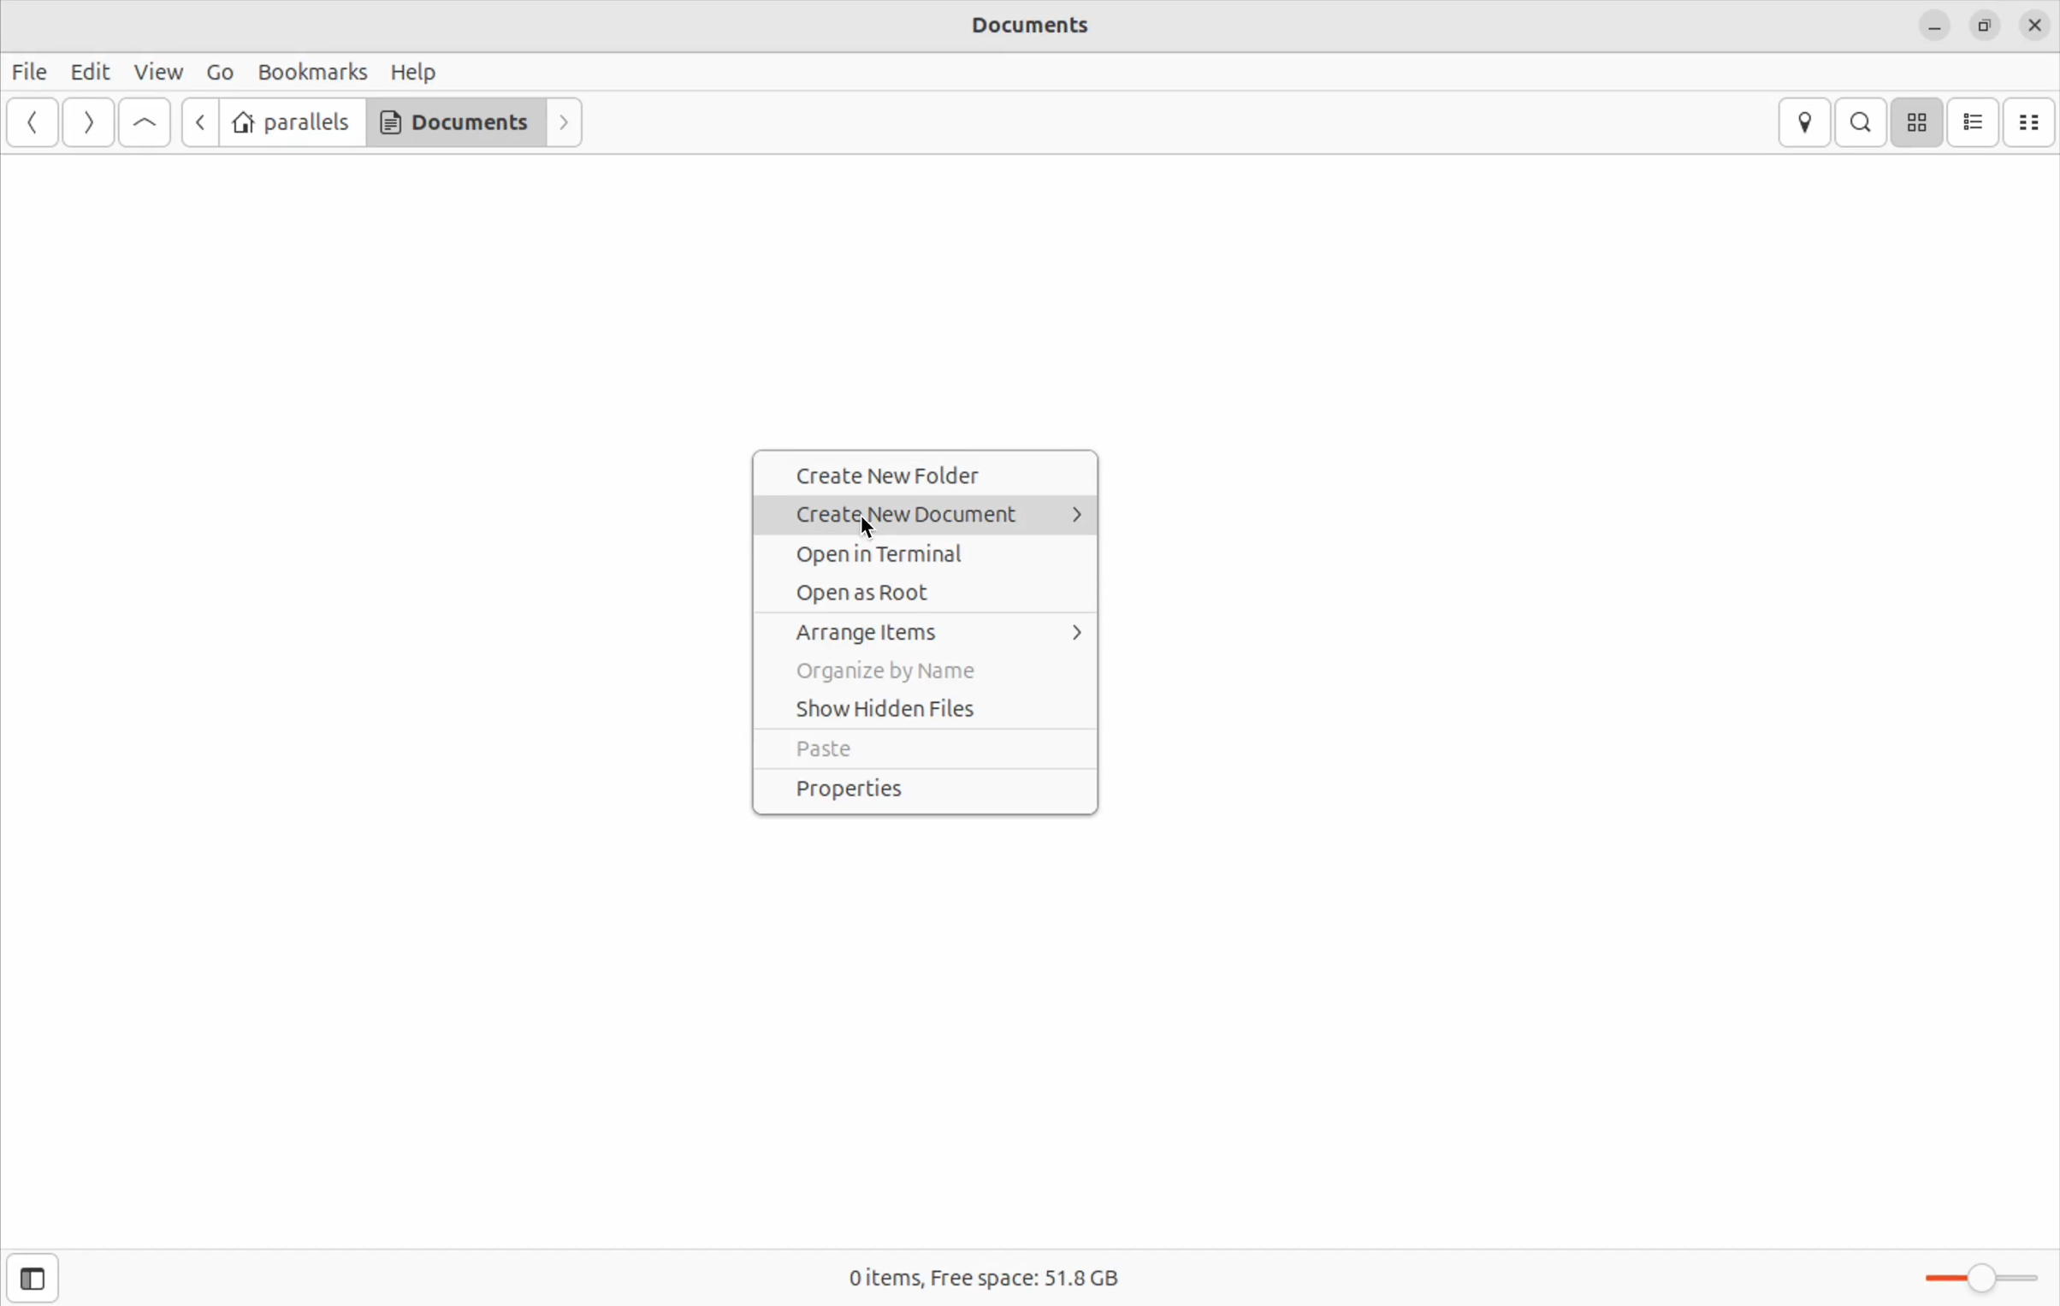 The width and height of the screenshot is (2060, 1306). I want to click on cursor, so click(873, 529).